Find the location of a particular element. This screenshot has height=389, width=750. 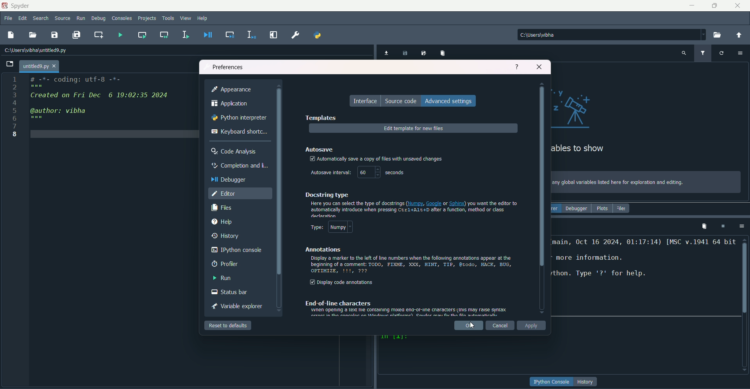

refresh variable is located at coordinates (721, 52).